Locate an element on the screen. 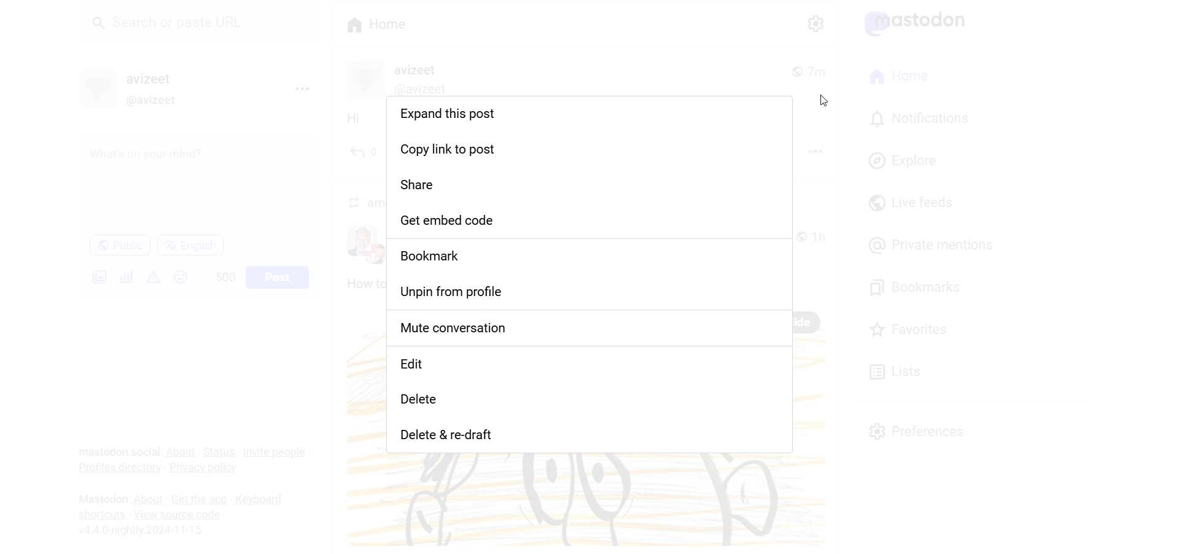  Shortcuts is located at coordinates (101, 513).